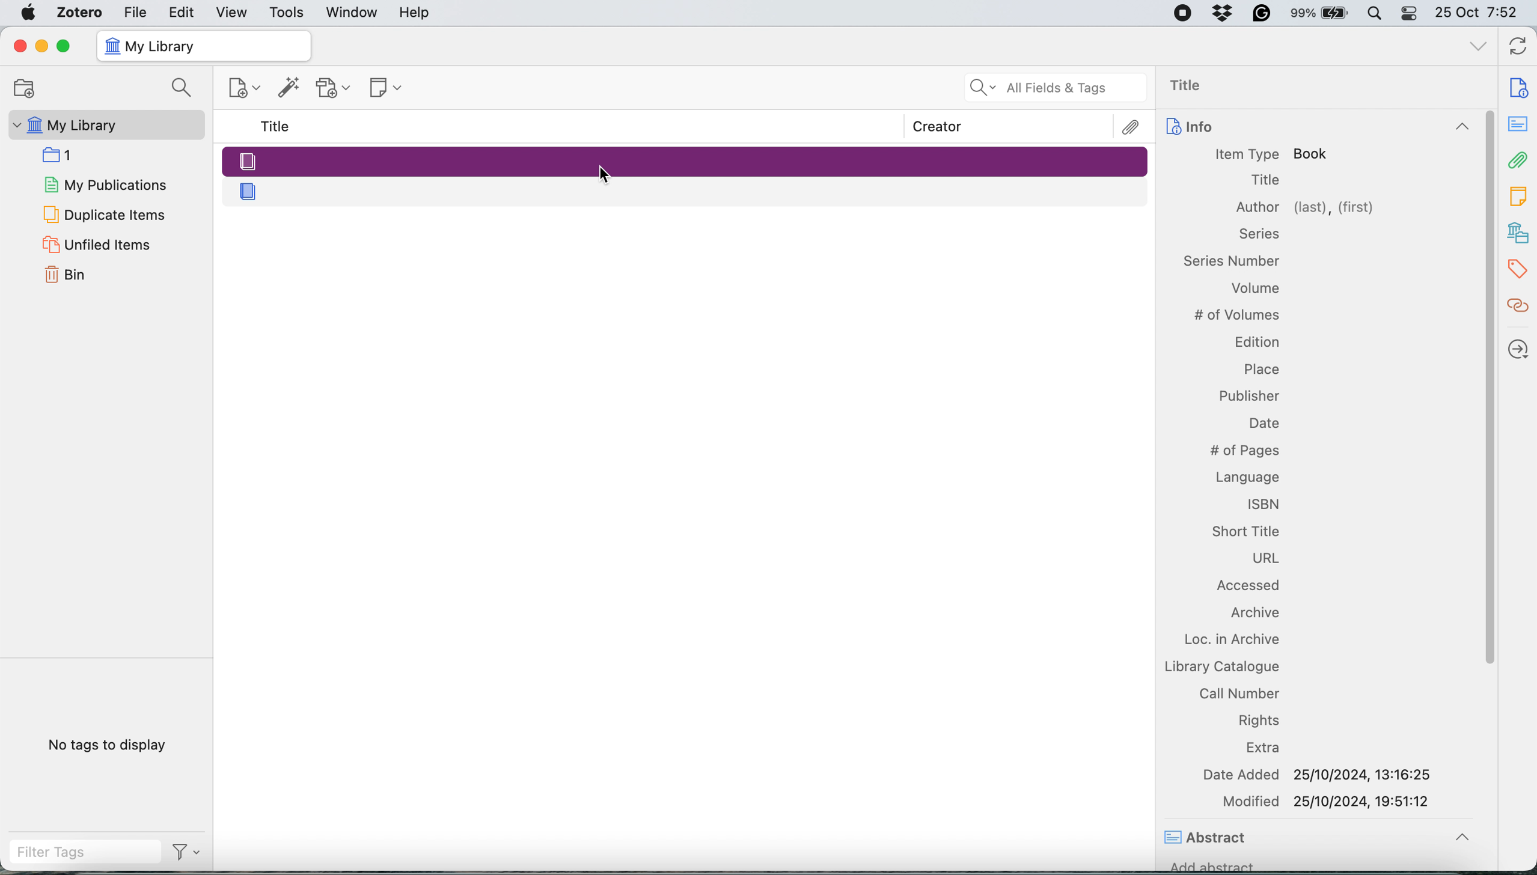 This screenshot has height=875, width=1537. What do you see at coordinates (22, 88) in the screenshot?
I see `Open Folder` at bounding box center [22, 88].